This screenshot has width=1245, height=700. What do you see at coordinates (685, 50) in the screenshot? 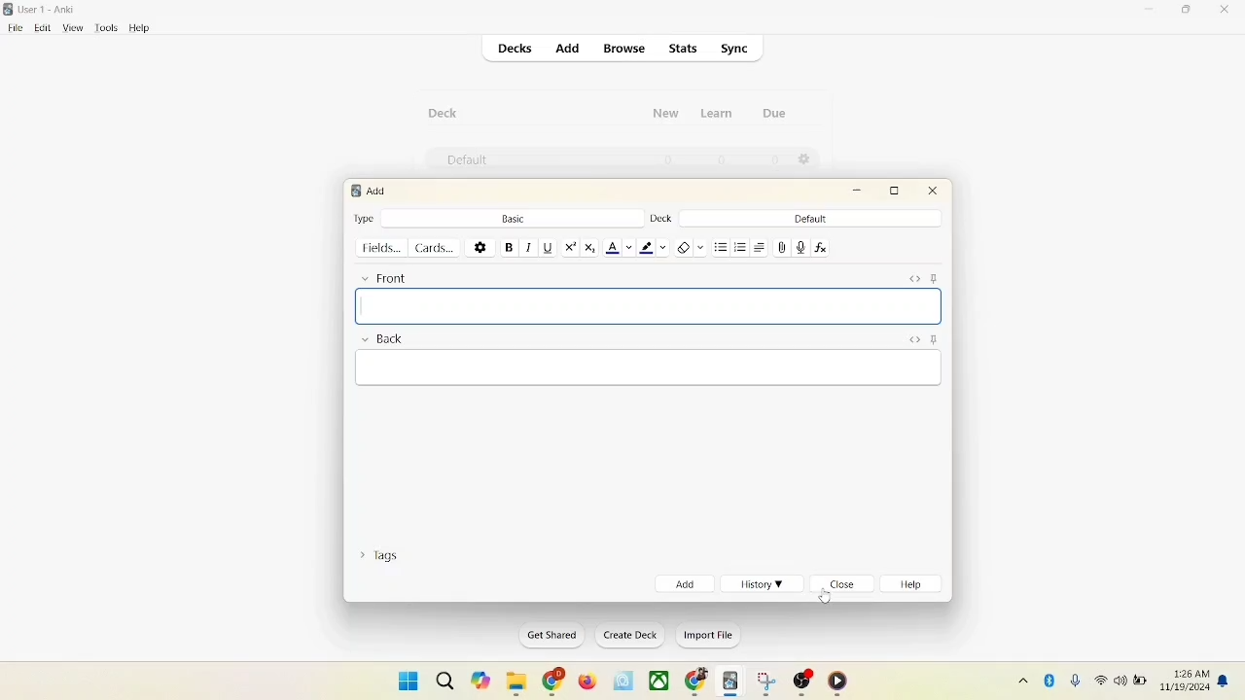
I see `stats` at bounding box center [685, 50].